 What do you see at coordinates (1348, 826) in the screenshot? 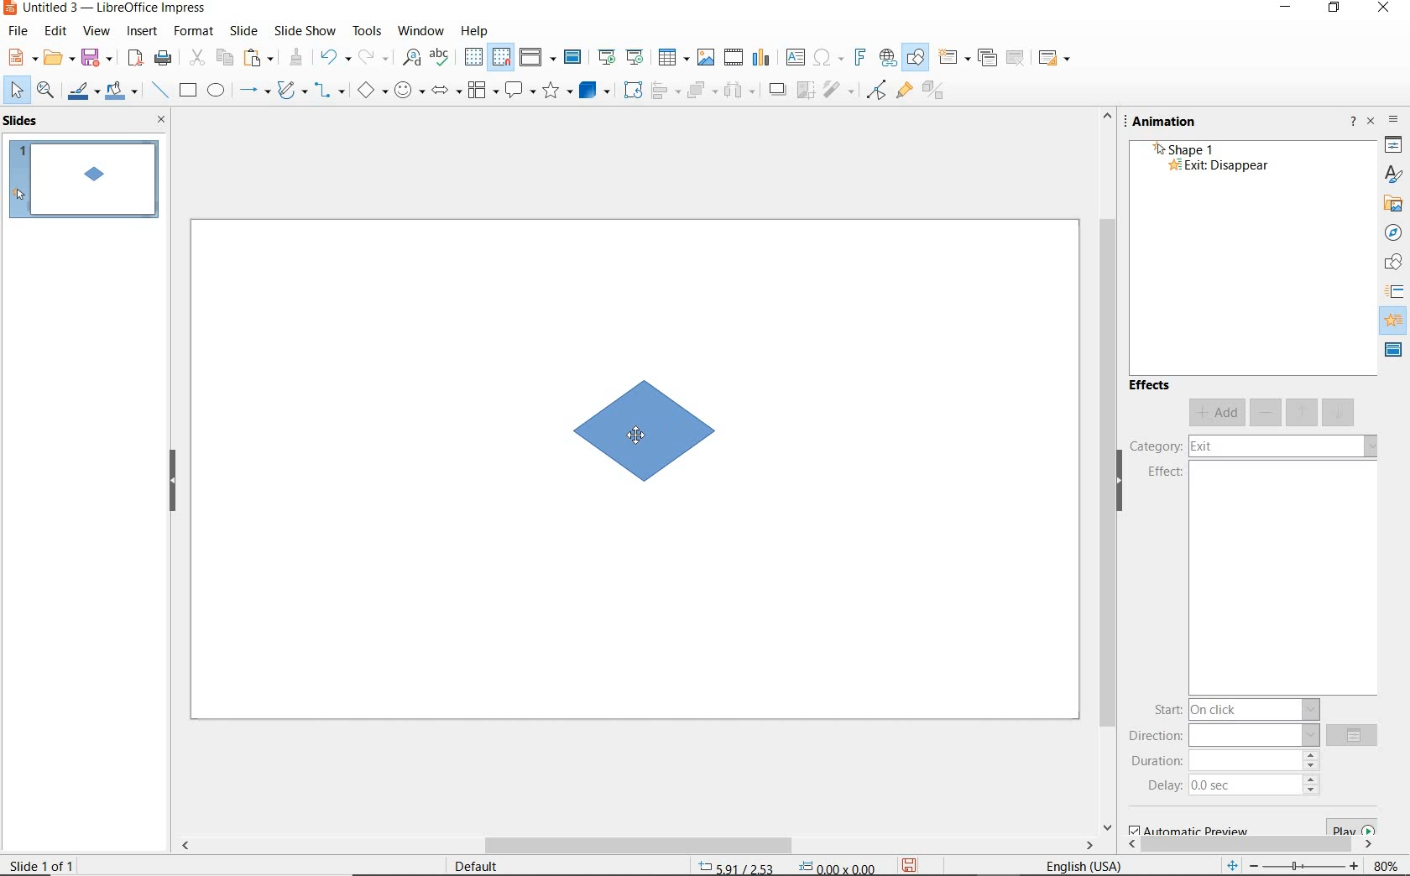
I see `play` at bounding box center [1348, 826].